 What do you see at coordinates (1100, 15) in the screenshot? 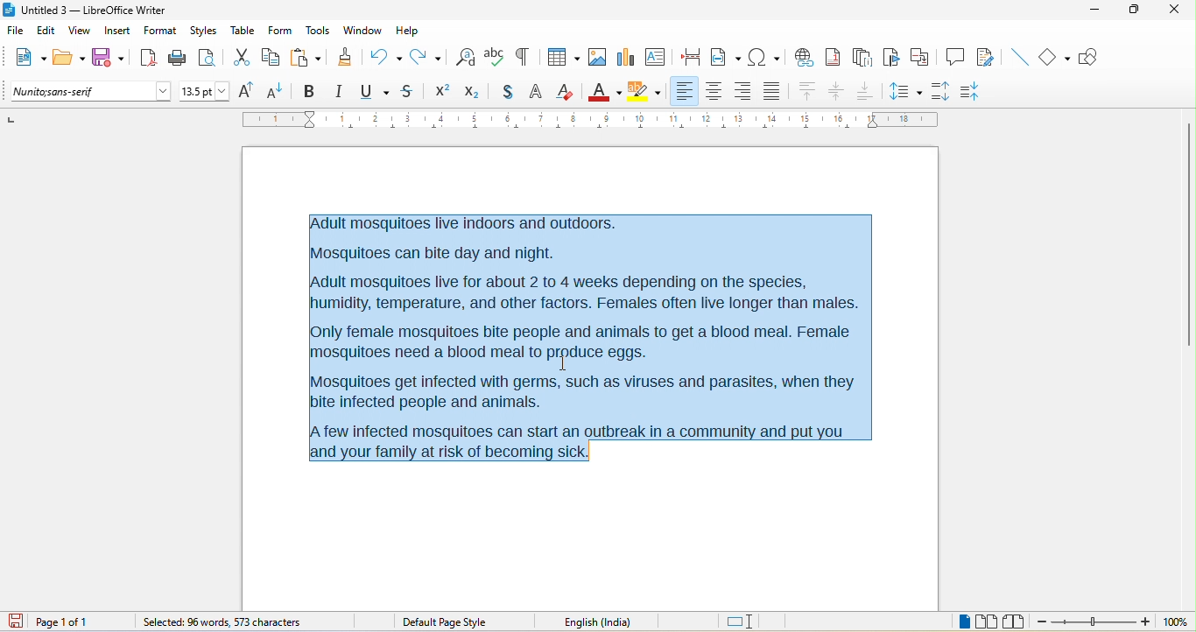
I see `minimize` at bounding box center [1100, 15].